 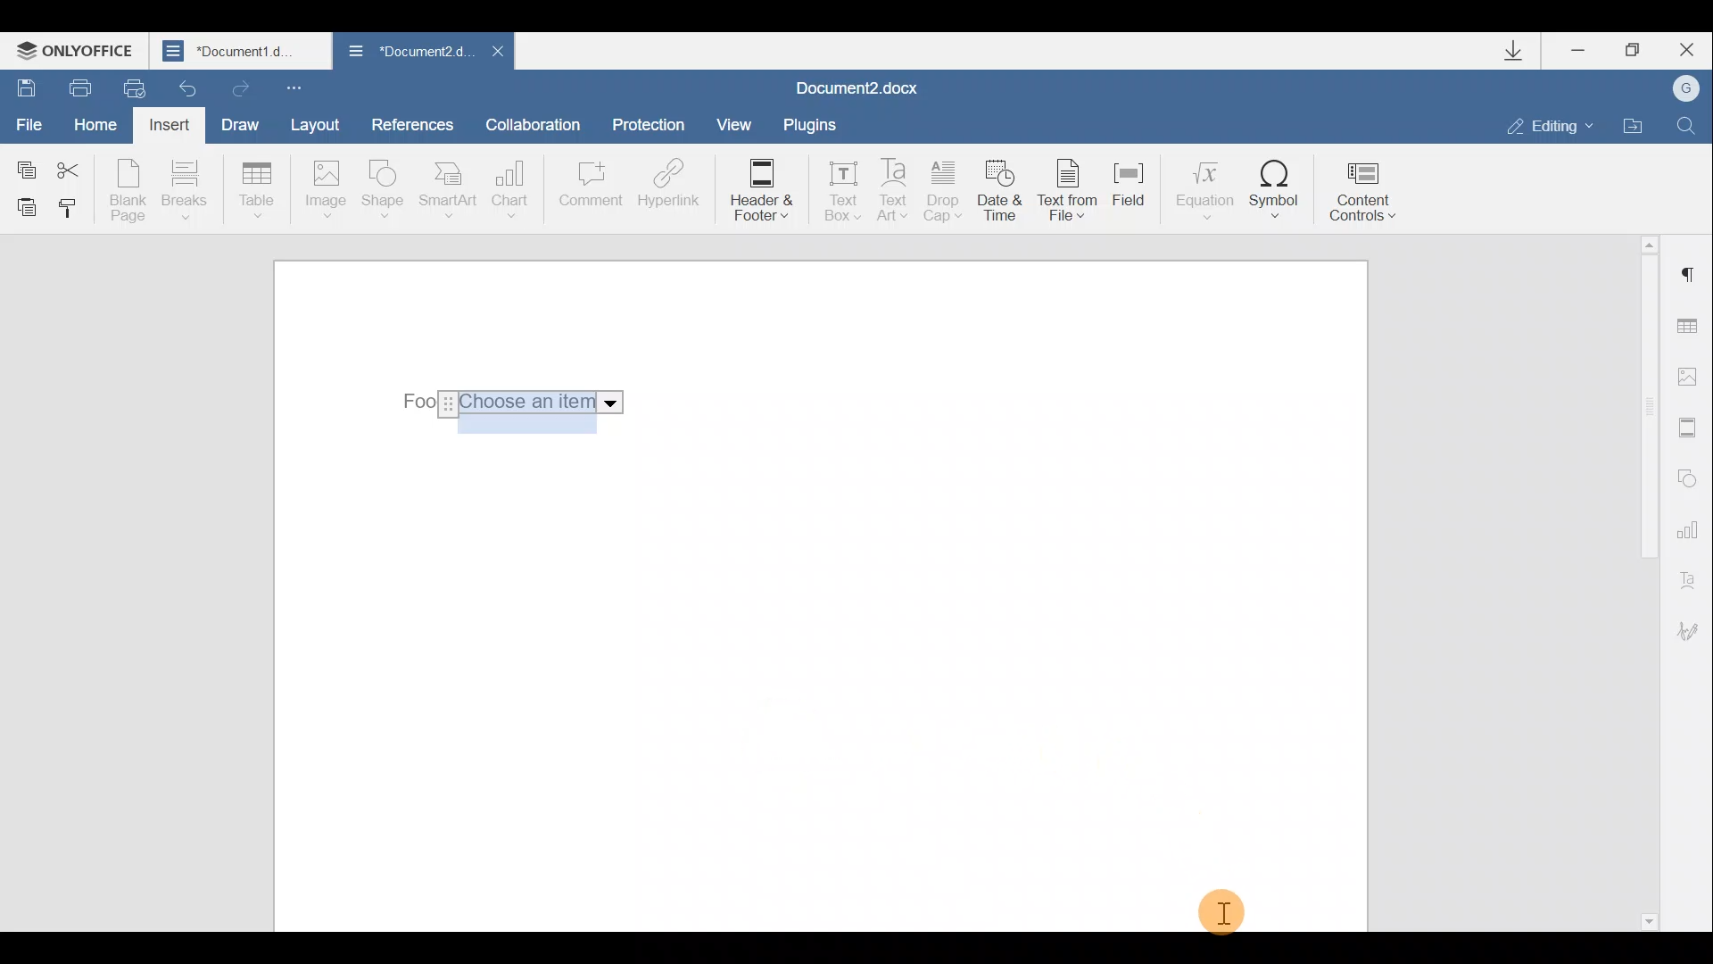 I want to click on Text from file, so click(x=1072, y=192).